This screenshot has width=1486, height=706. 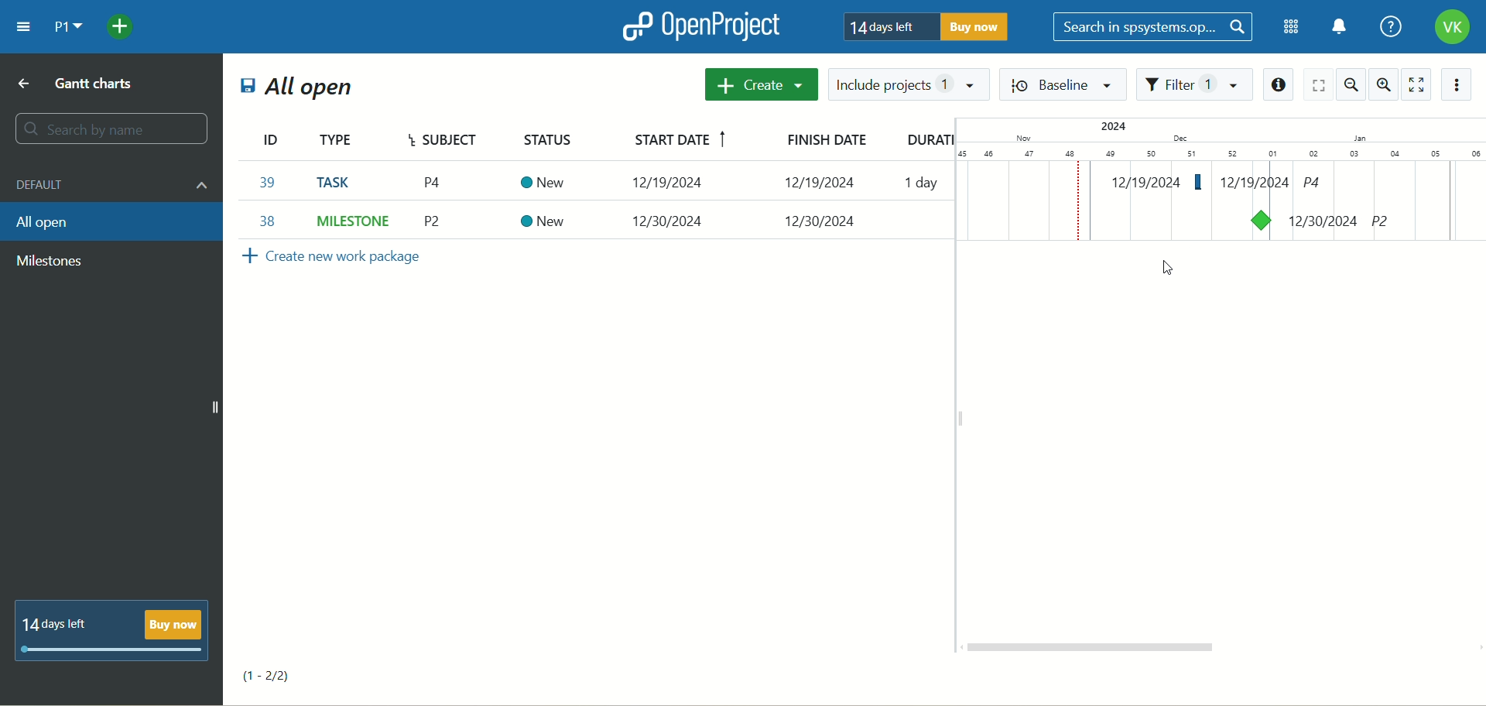 What do you see at coordinates (1460, 84) in the screenshot?
I see `action` at bounding box center [1460, 84].